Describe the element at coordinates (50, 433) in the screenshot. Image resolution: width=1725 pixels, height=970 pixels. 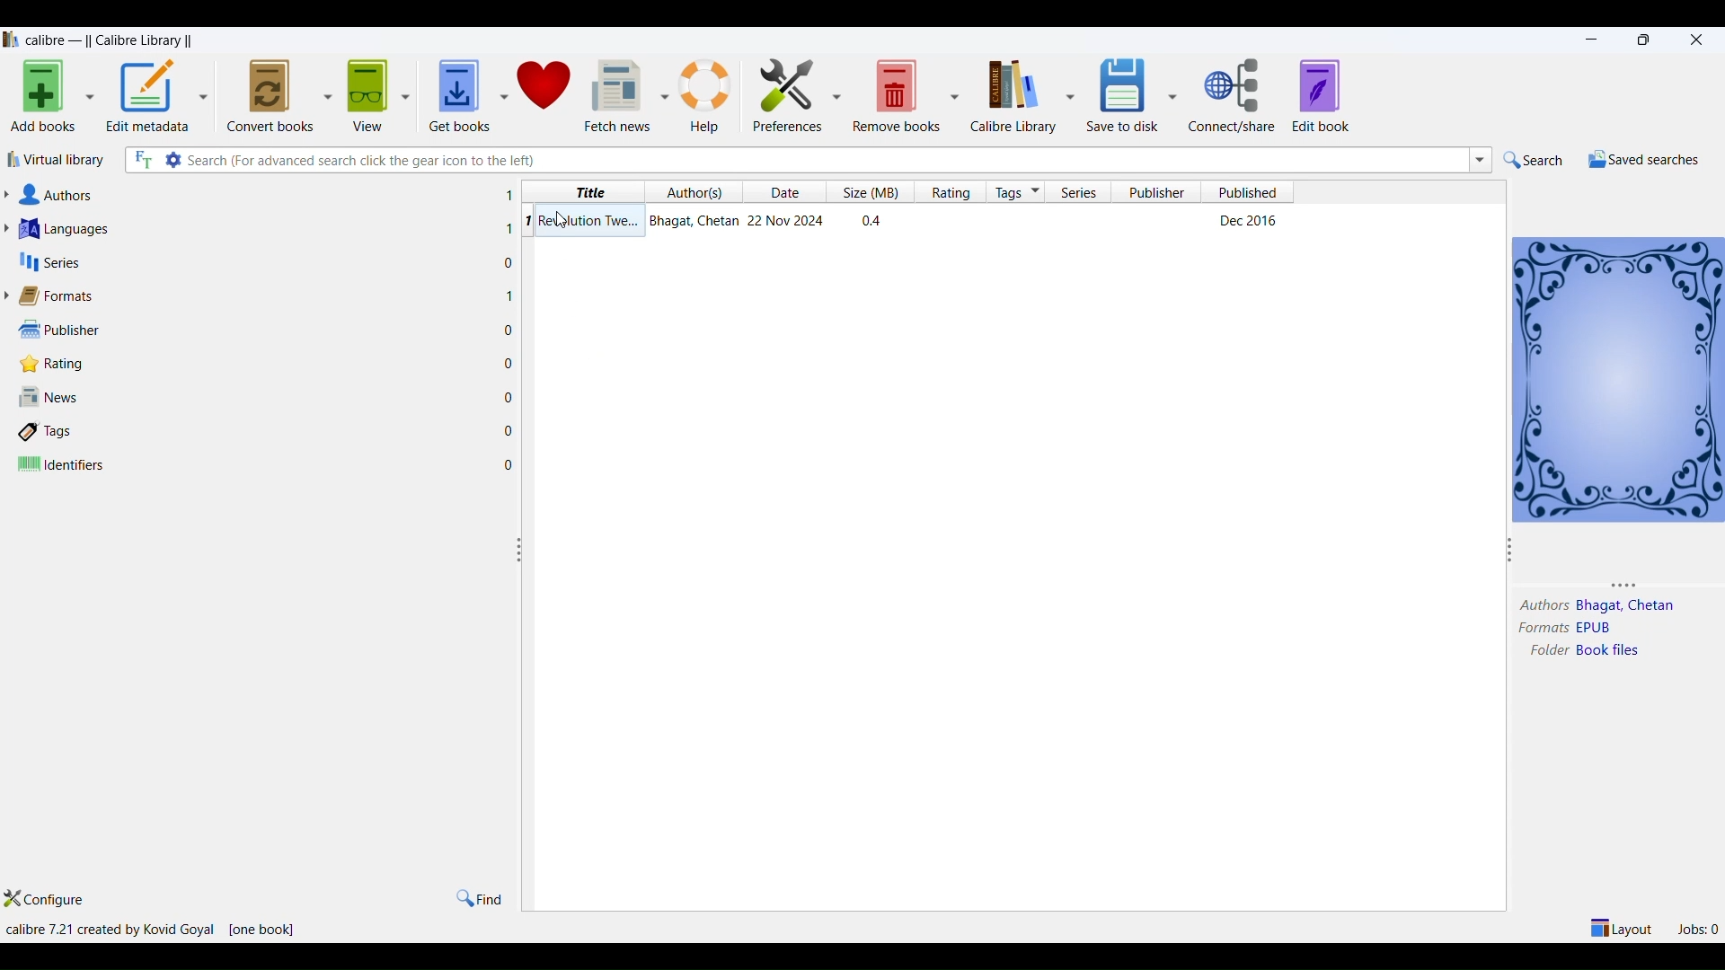
I see `tags` at that location.